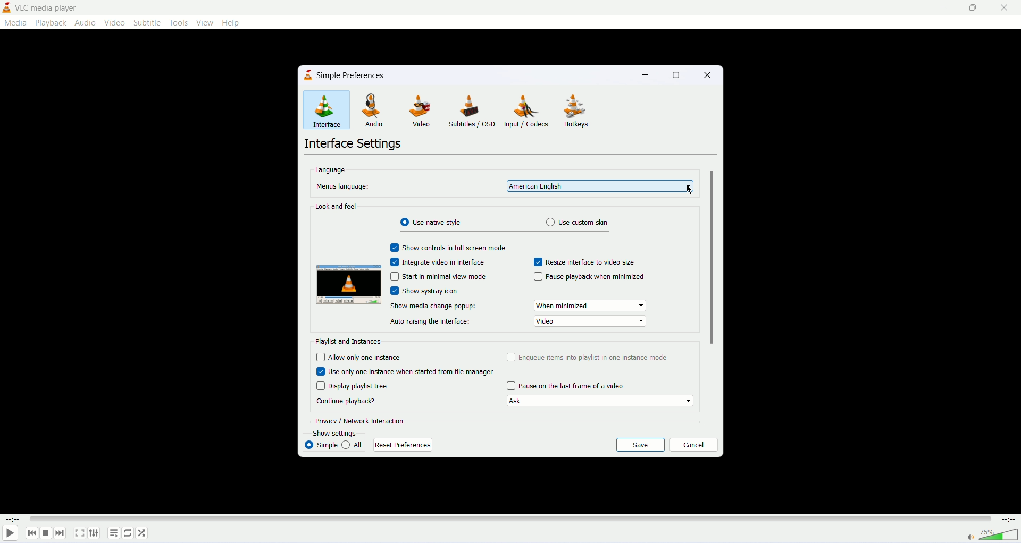  Describe the element at coordinates (1009, 520) in the screenshot. I see `total time` at that location.